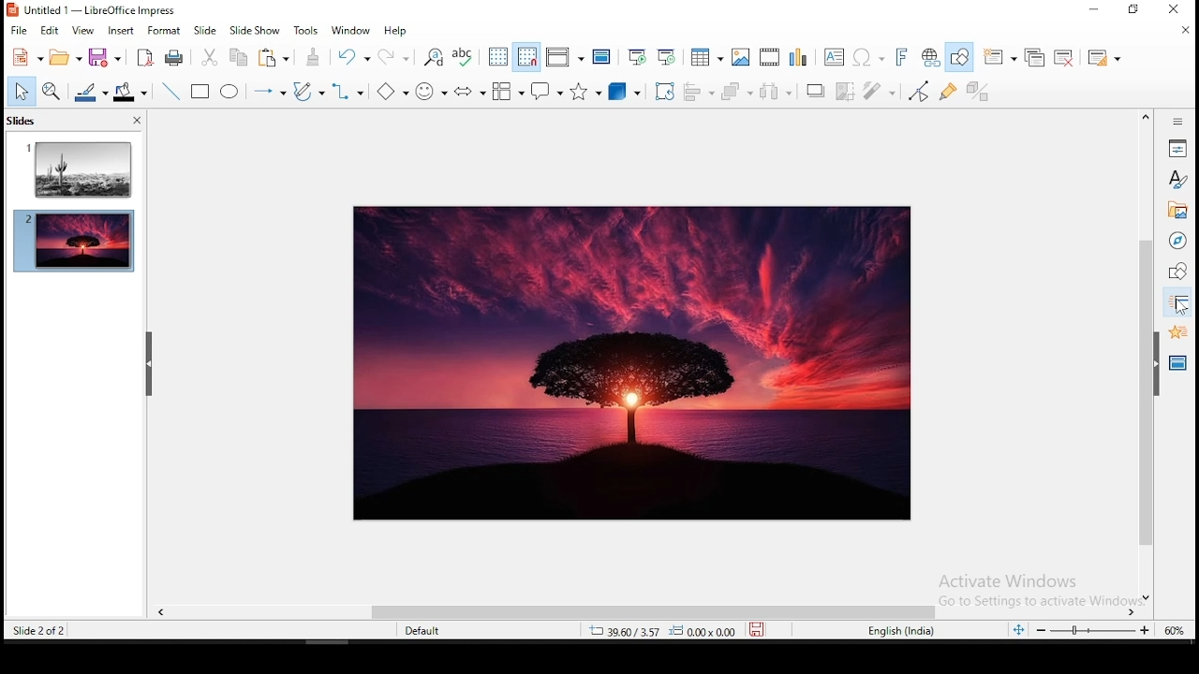  What do you see at coordinates (587, 91) in the screenshot?
I see `stars and banners` at bounding box center [587, 91].